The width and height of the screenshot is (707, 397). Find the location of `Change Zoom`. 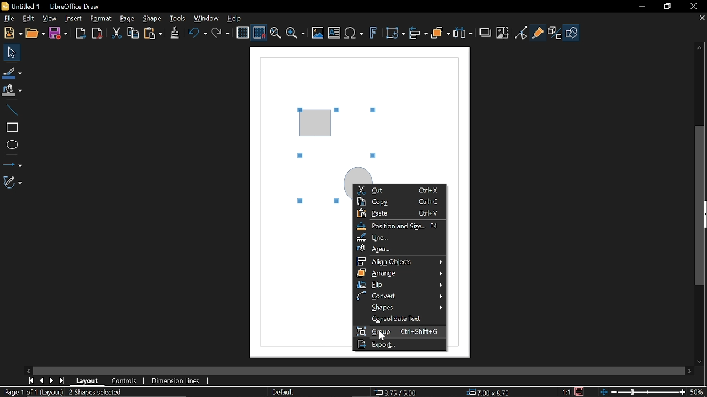

Change Zoom is located at coordinates (644, 393).